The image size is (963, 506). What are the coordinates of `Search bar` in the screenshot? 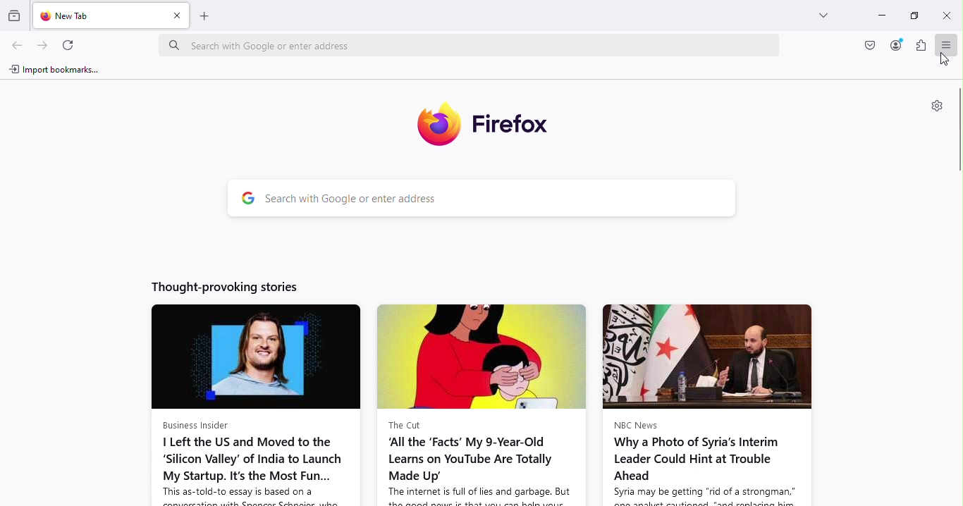 It's located at (471, 42).